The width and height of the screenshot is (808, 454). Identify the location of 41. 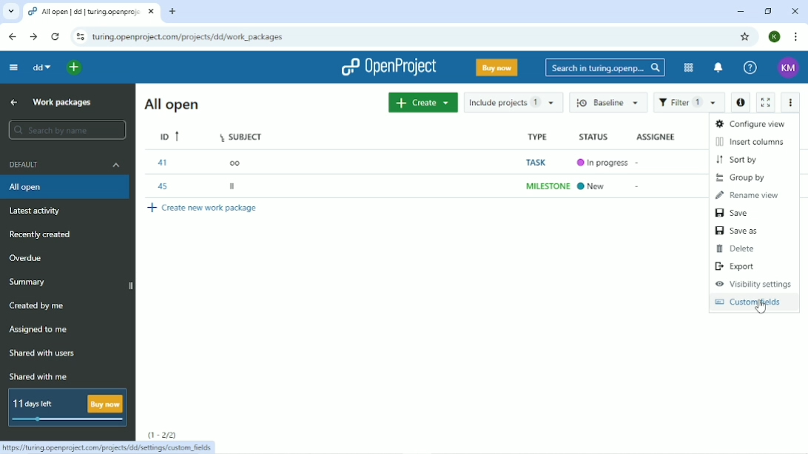
(165, 163).